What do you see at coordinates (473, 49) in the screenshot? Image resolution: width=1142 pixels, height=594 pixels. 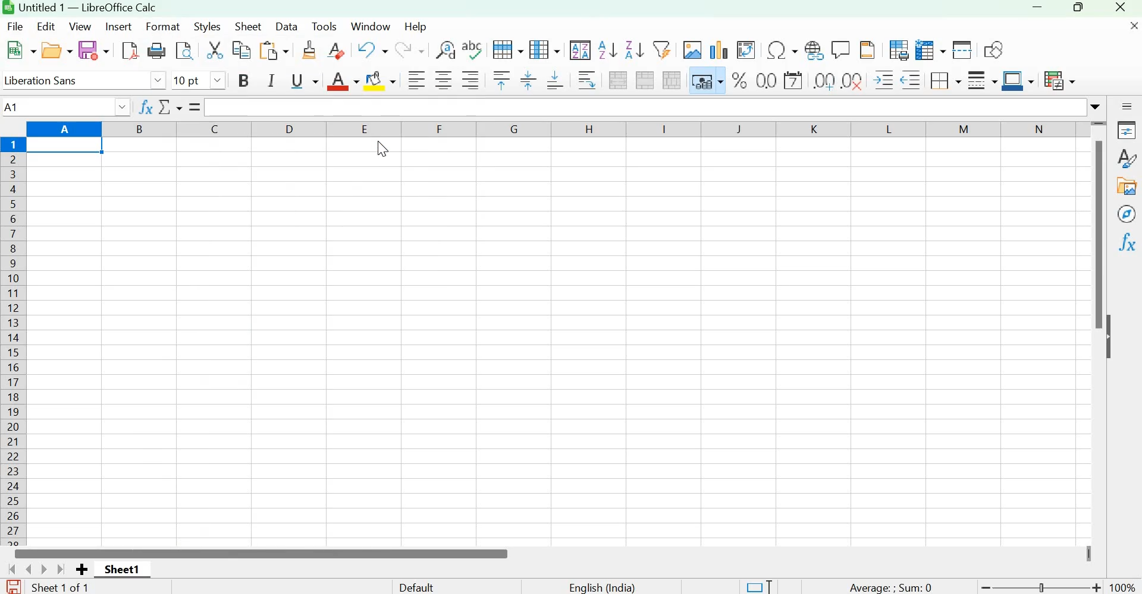 I see `Spelling` at bounding box center [473, 49].